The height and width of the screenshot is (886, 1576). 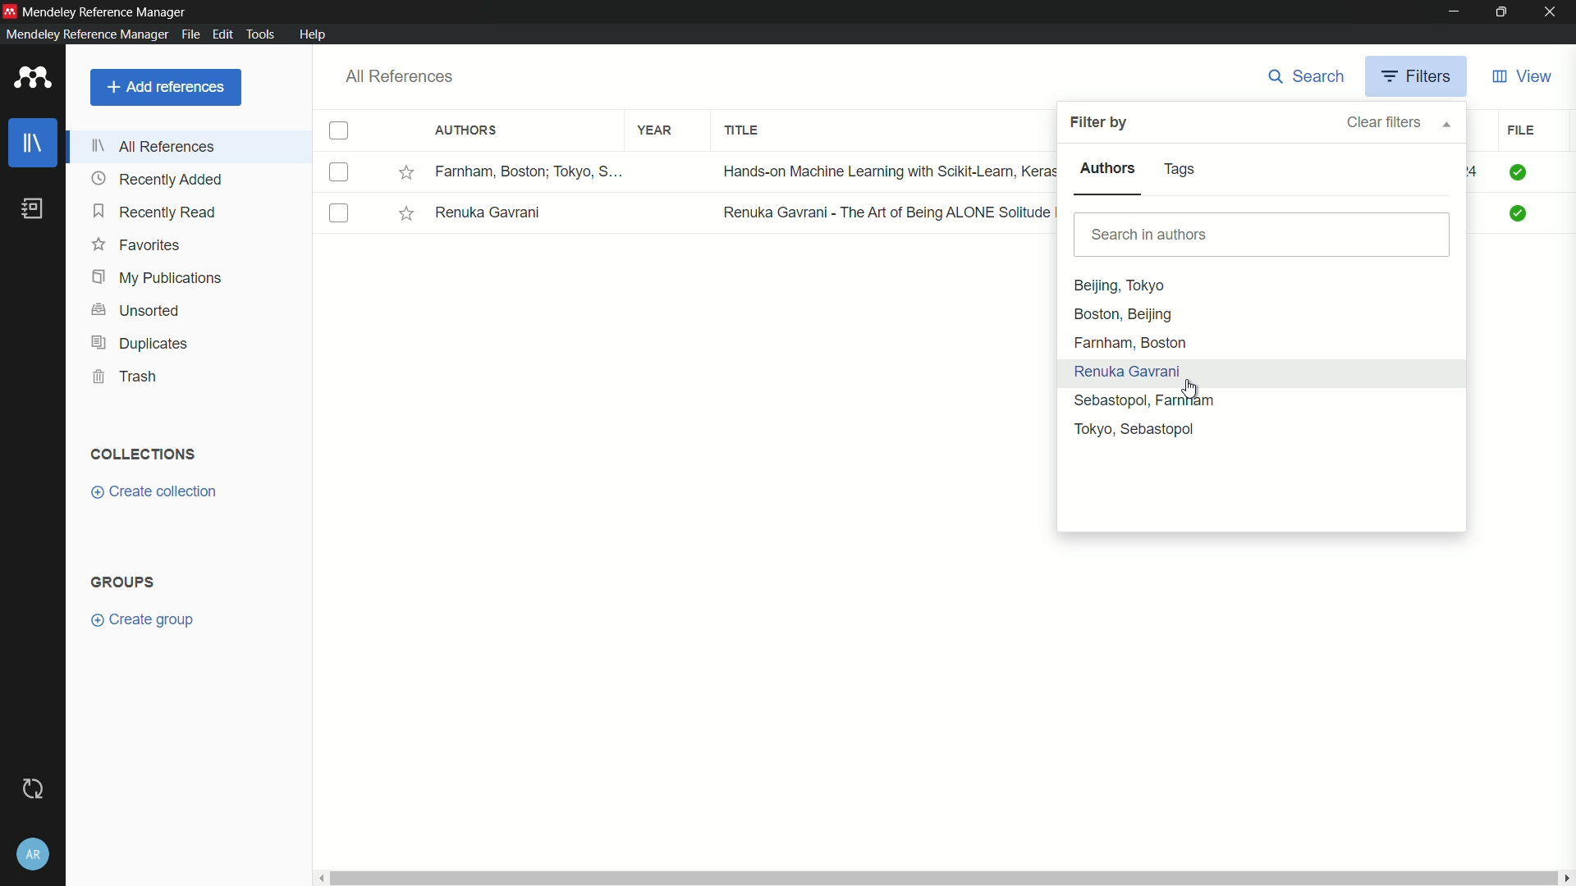 What do you see at coordinates (190, 34) in the screenshot?
I see `file menu` at bounding box center [190, 34].